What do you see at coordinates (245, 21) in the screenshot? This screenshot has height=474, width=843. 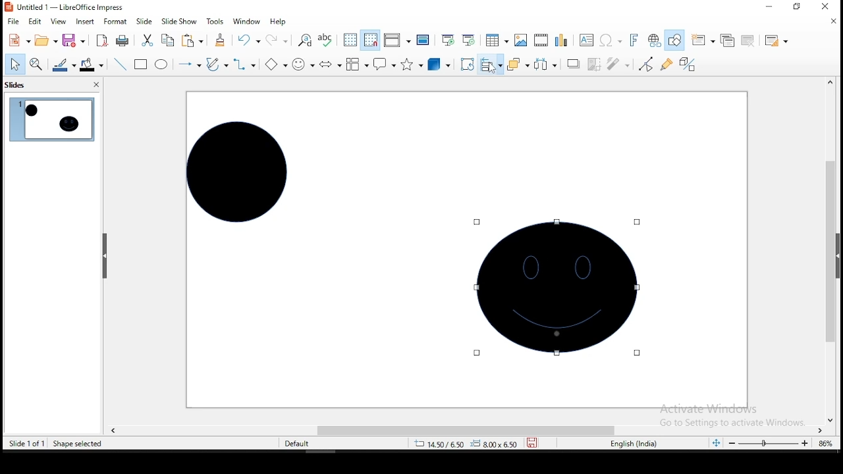 I see `window` at bounding box center [245, 21].